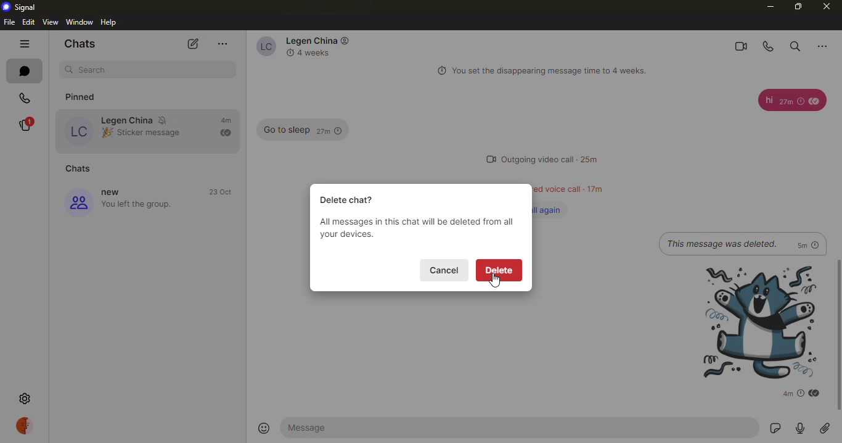 The width and height of the screenshot is (842, 443). What do you see at coordinates (140, 205) in the screenshot?
I see `You left the group` at bounding box center [140, 205].